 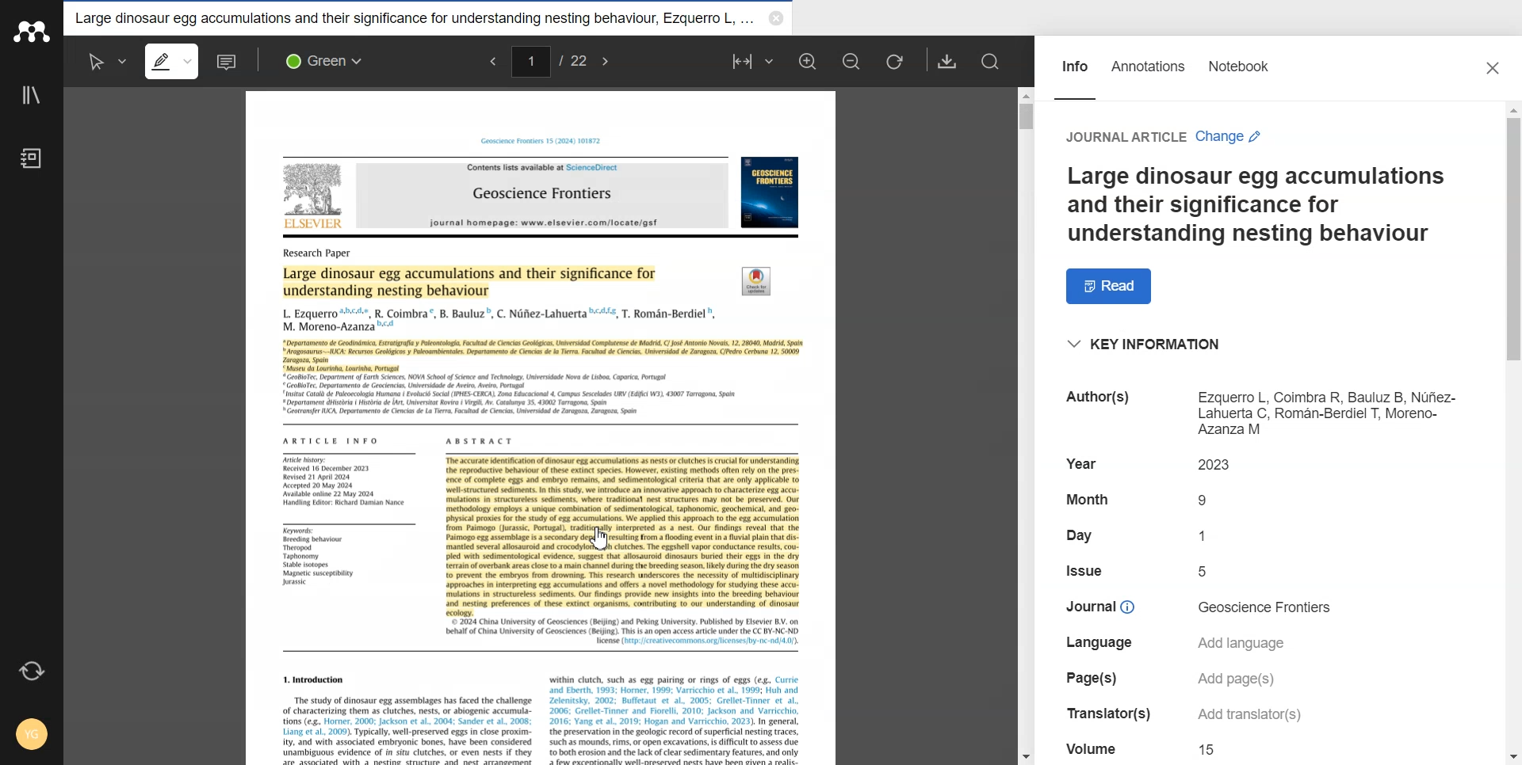 What do you see at coordinates (1246, 642) in the screenshot?
I see `text` at bounding box center [1246, 642].